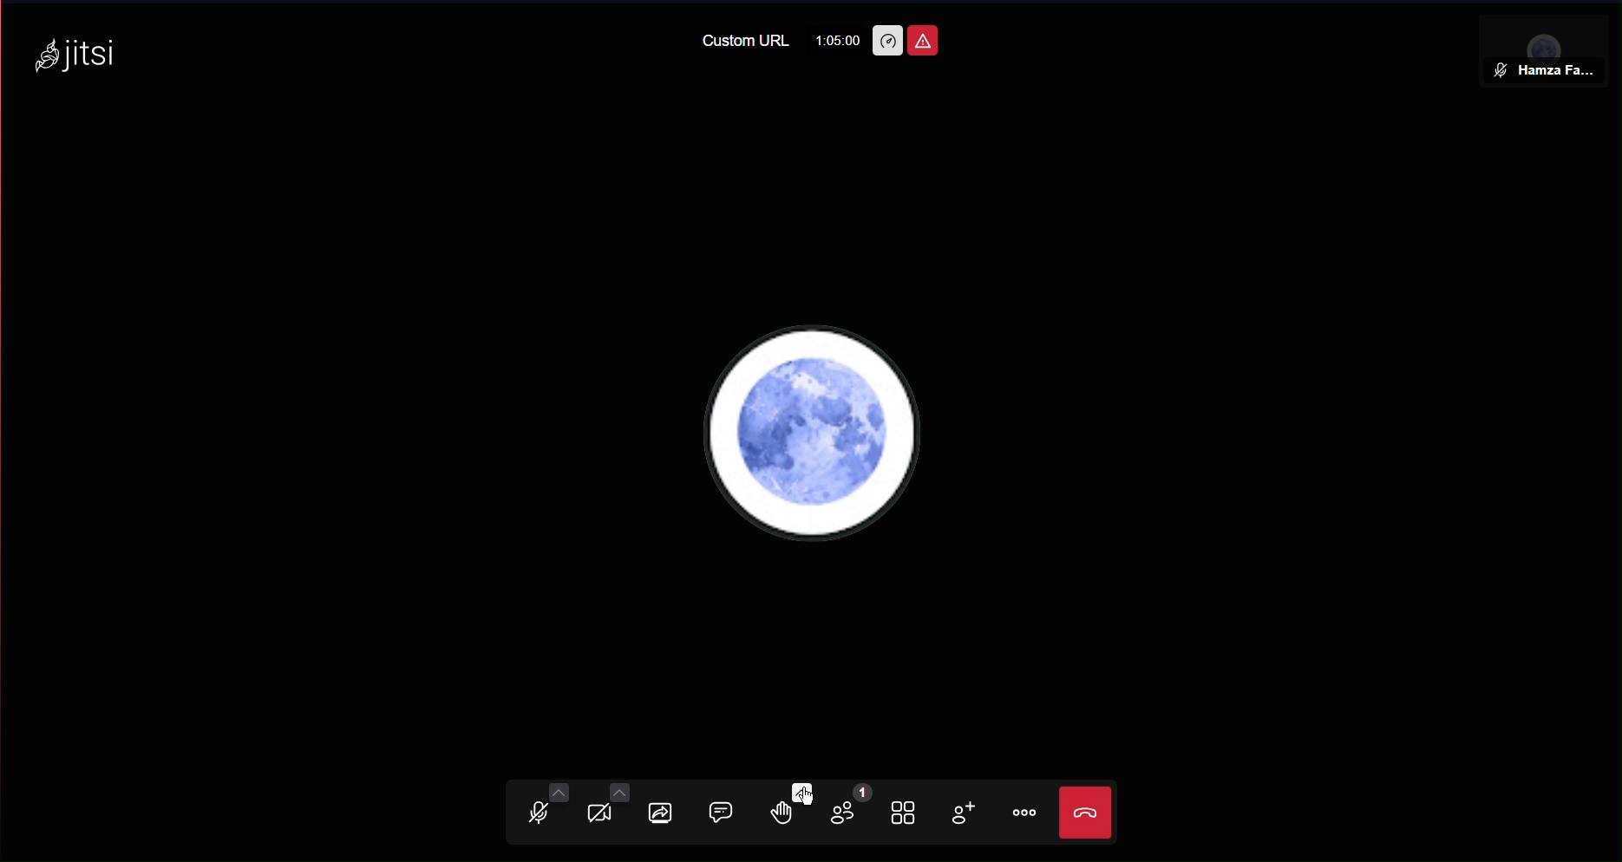 The height and width of the screenshot is (862, 1622). Describe the element at coordinates (886, 41) in the screenshot. I see `Performance Settings` at that location.